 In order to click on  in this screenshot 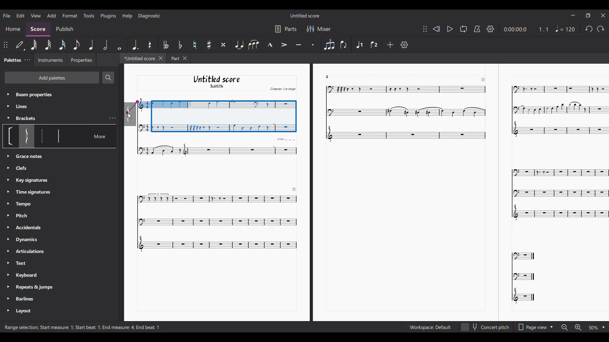, I will do `click(10, 287)`.